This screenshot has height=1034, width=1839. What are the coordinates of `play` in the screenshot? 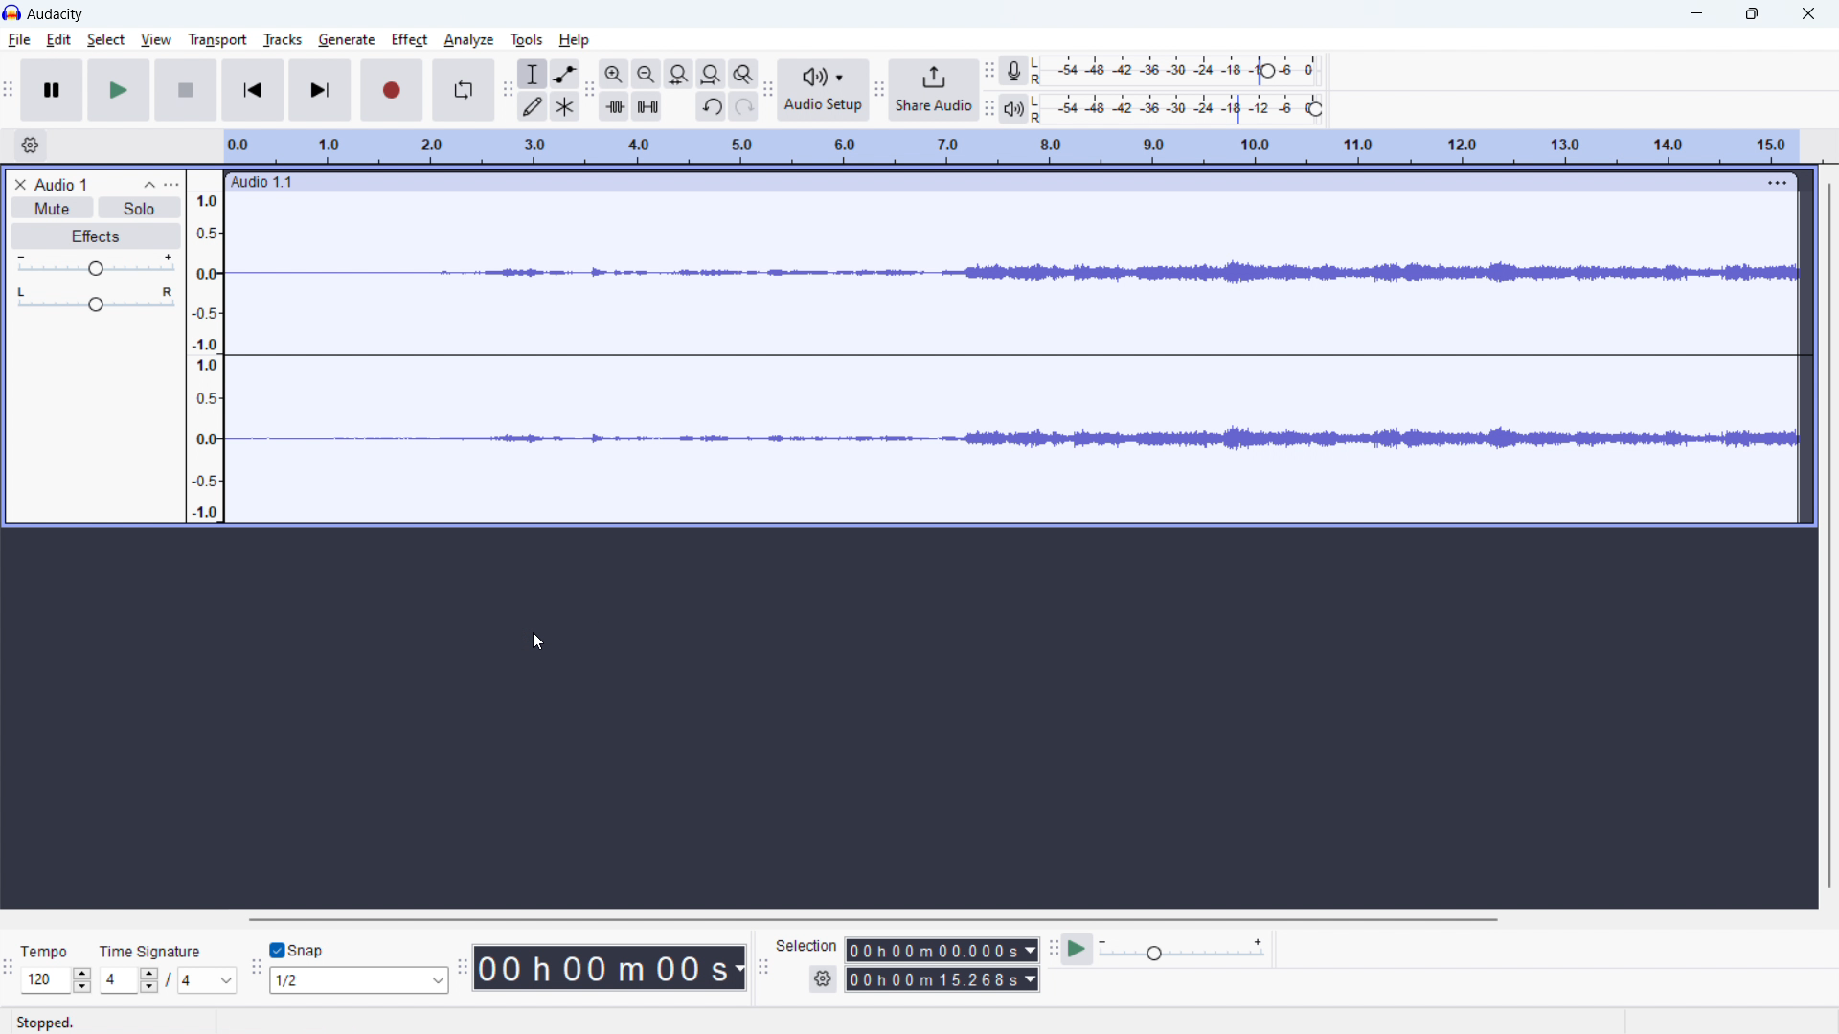 It's located at (119, 90).